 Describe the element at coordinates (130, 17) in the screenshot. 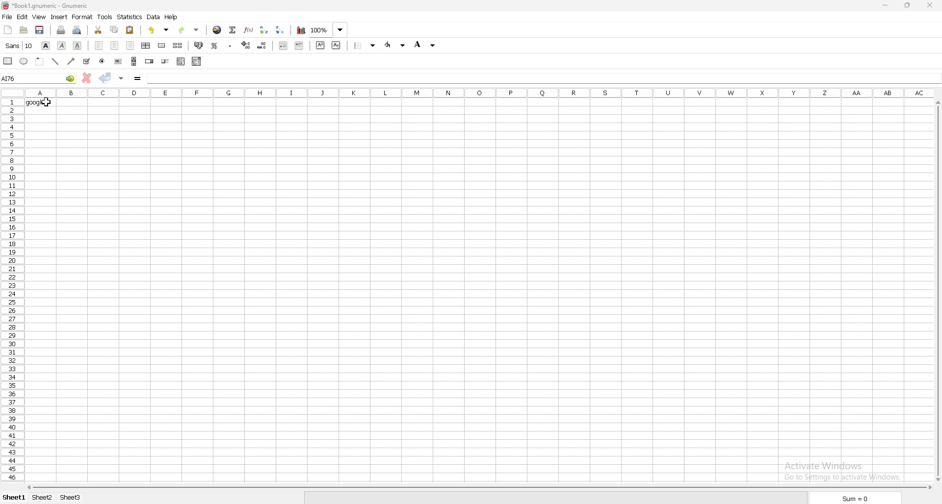

I see `statistics` at that location.